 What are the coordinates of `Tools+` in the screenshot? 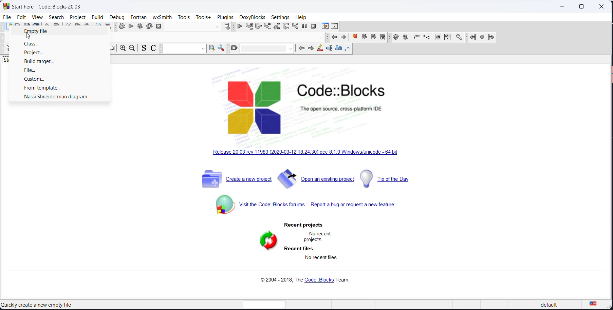 It's located at (203, 17).